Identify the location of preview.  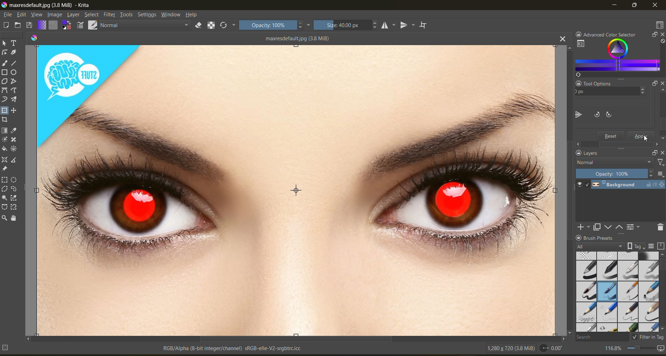
(580, 185).